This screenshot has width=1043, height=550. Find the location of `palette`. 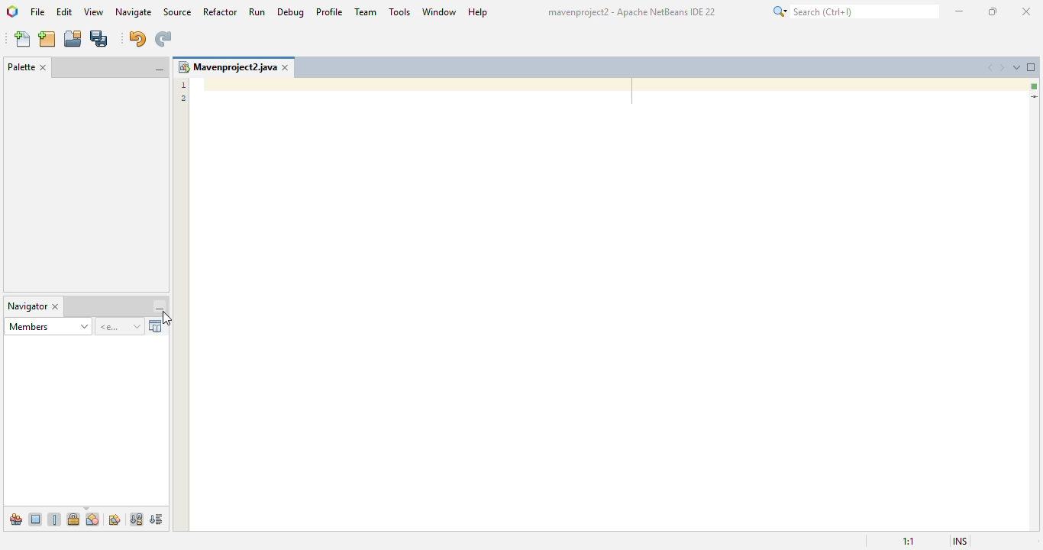

palette is located at coordinates (21, 66).